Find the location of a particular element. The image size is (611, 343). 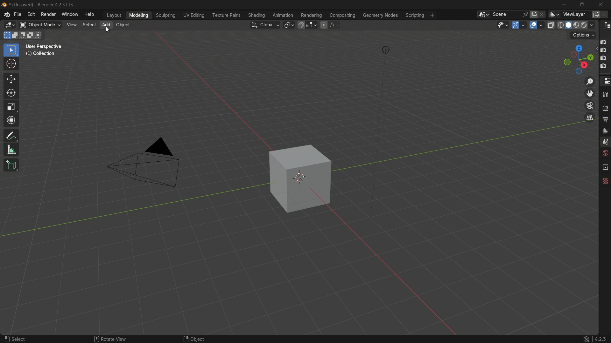

selectability and visibility is located at coordinates (503, 25).